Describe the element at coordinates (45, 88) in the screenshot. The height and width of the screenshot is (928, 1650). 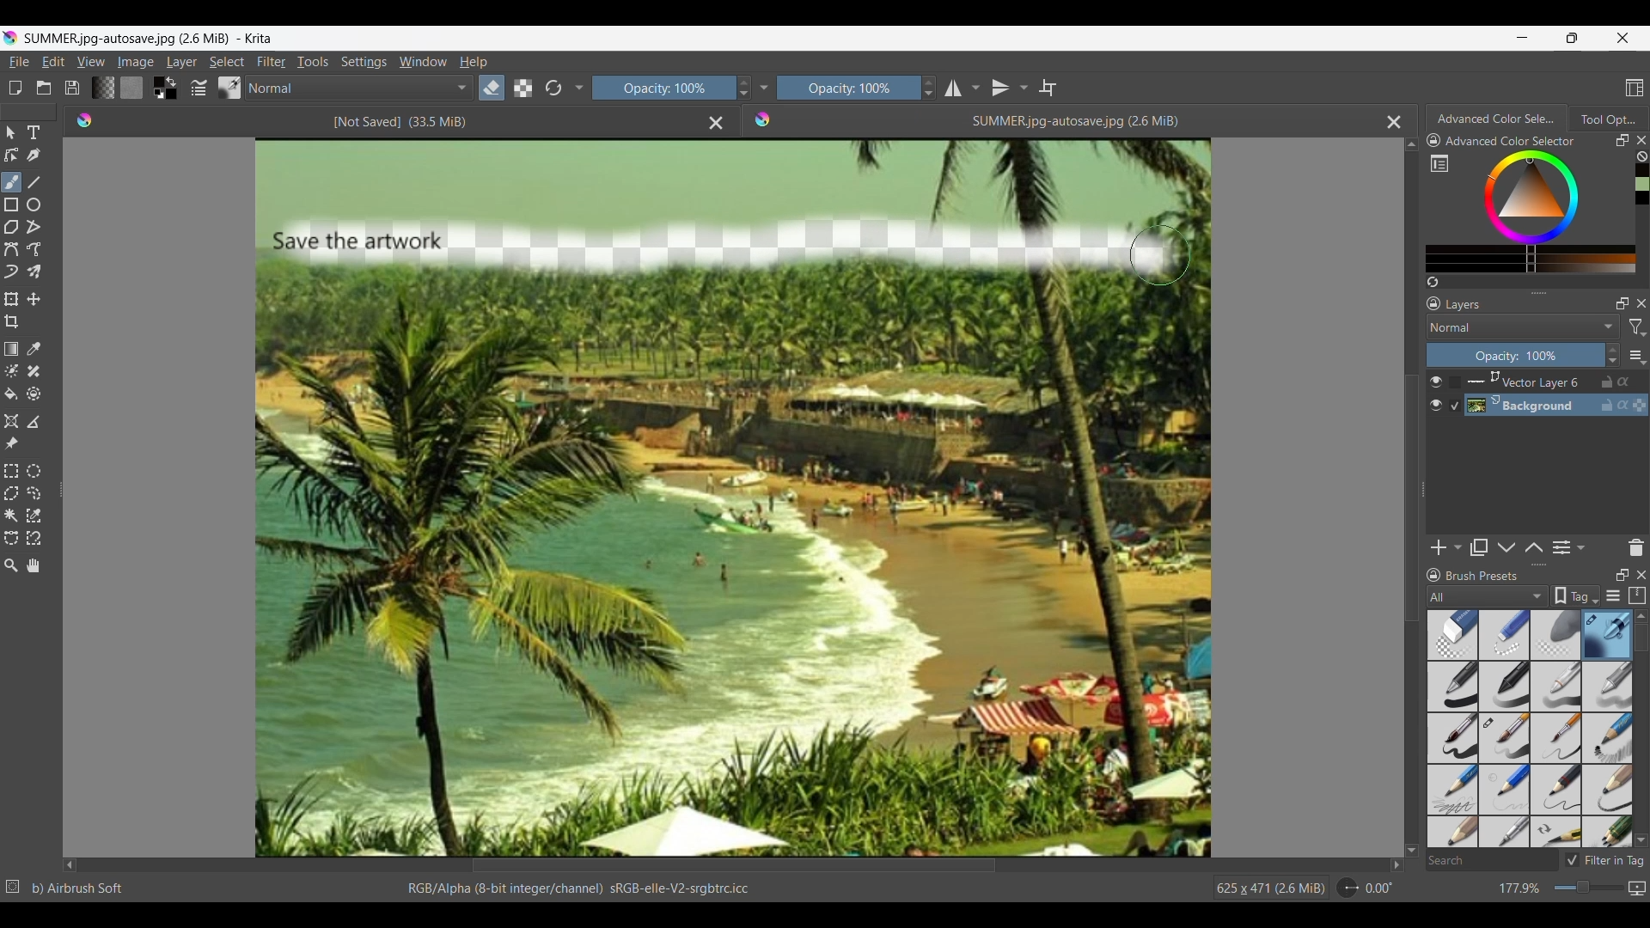
I see `Open an existing document` at that location.